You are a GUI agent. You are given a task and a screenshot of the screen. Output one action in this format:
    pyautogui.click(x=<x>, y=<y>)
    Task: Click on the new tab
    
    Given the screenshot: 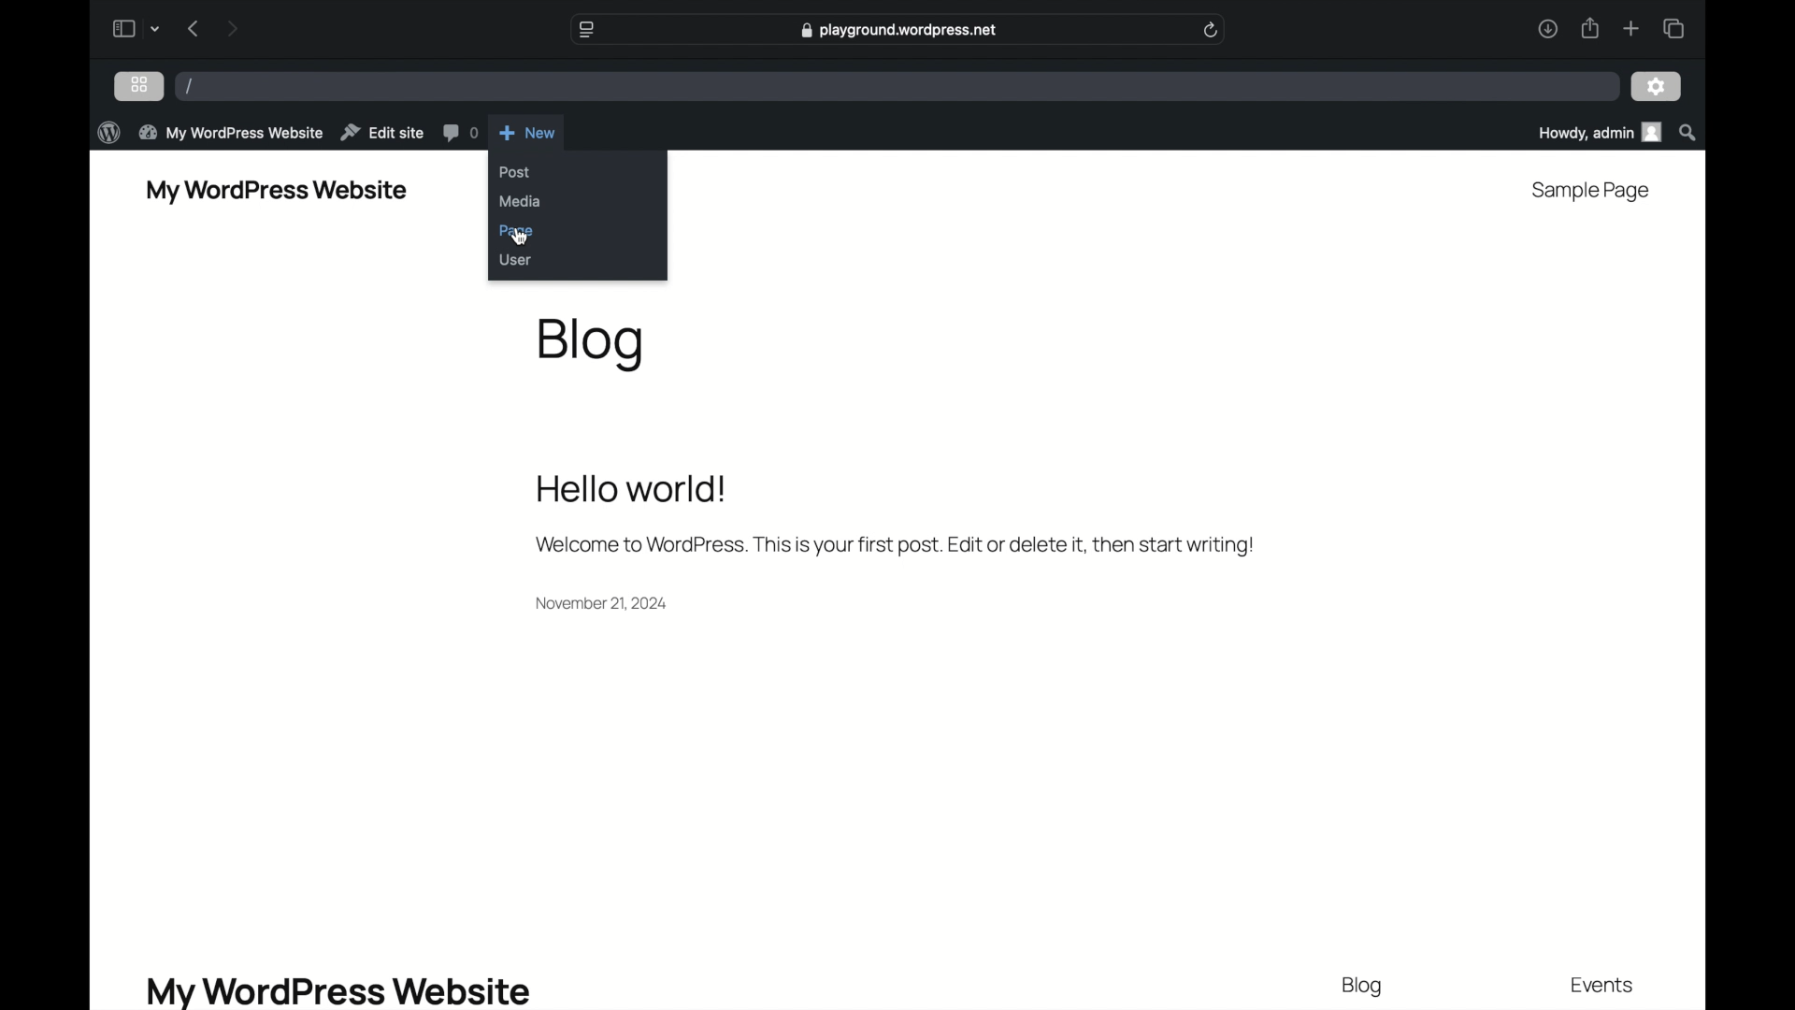 What is the action you would take?
    pyautogui.click(x=1632, y=29)
    